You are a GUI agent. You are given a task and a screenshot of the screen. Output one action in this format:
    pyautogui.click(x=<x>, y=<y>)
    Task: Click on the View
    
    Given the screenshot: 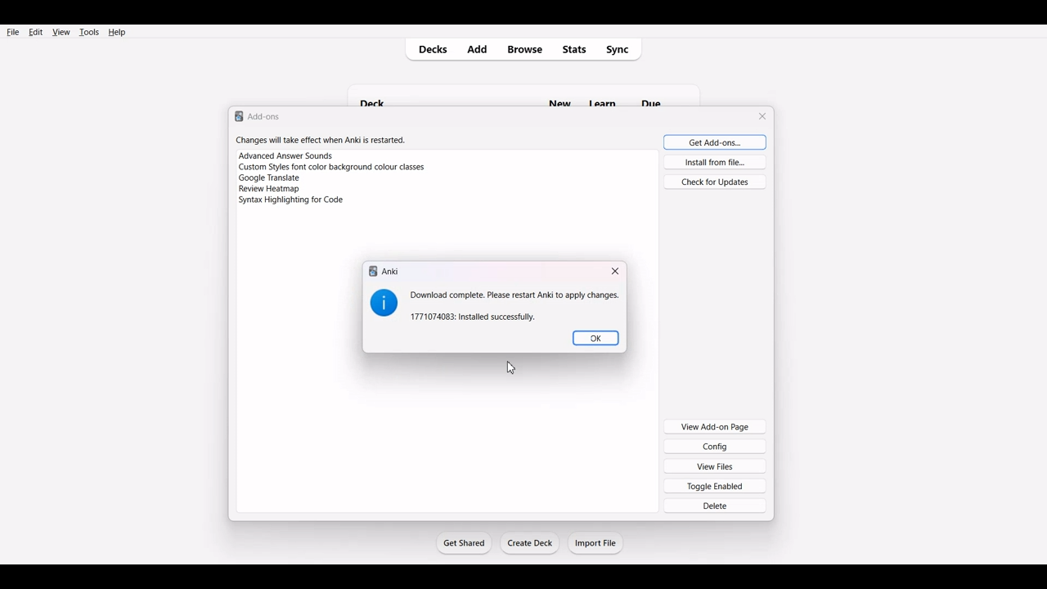 What is the action you would take?
    pyautogui.click(x=61, y=32)
    